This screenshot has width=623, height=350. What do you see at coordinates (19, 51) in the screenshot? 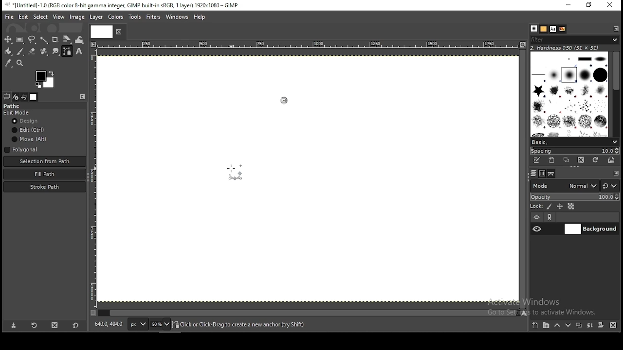
I see `paintbrush tool` at bounding box center [19, 51].